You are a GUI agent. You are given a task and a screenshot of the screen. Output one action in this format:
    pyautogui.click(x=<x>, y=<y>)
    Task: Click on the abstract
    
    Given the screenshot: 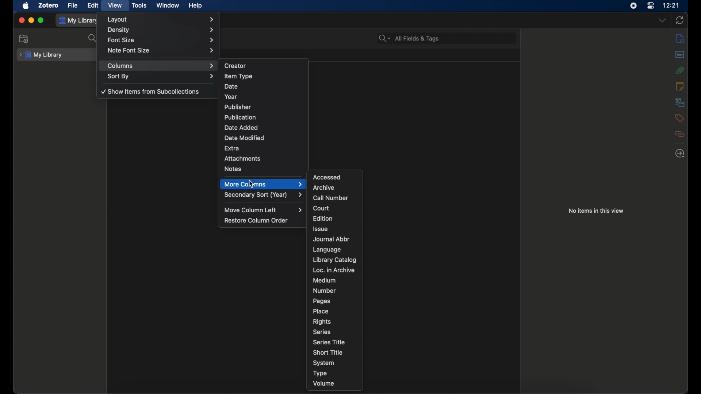 What is the action you would take?
    pyautogui.click(x=680, y=54)
    